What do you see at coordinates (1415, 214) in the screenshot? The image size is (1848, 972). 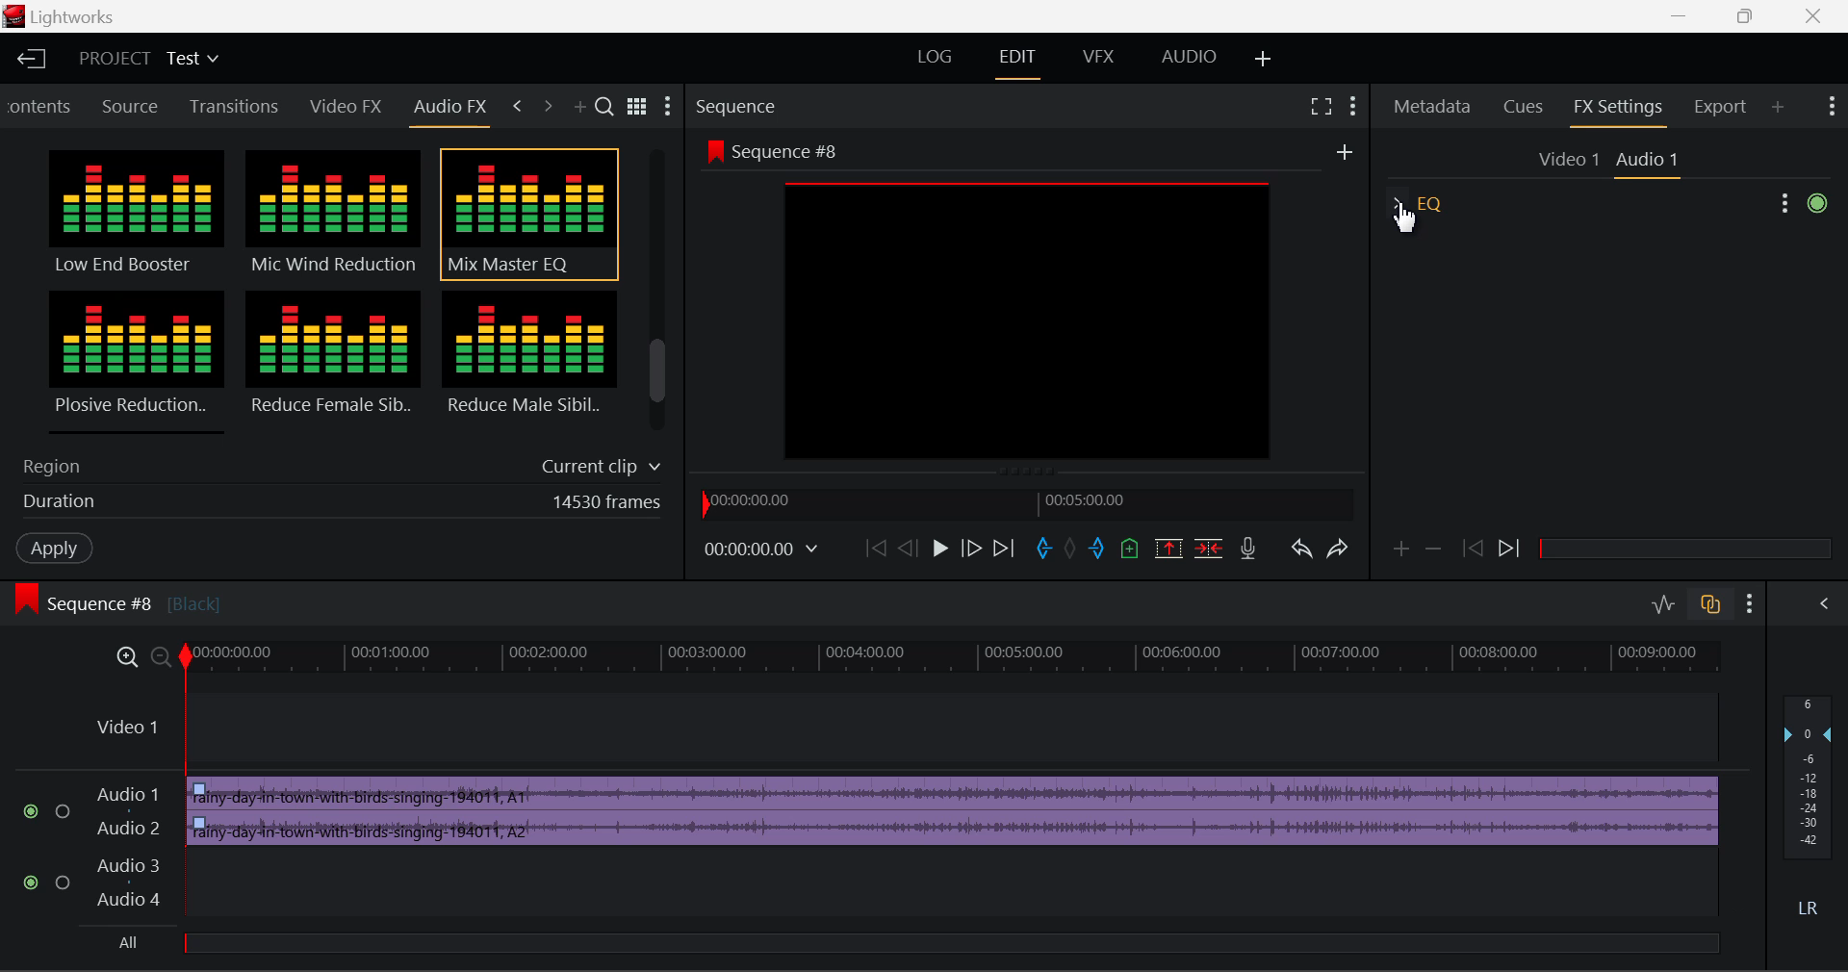 I see `Cursor on EQ` at bounding box center [1415, 214].